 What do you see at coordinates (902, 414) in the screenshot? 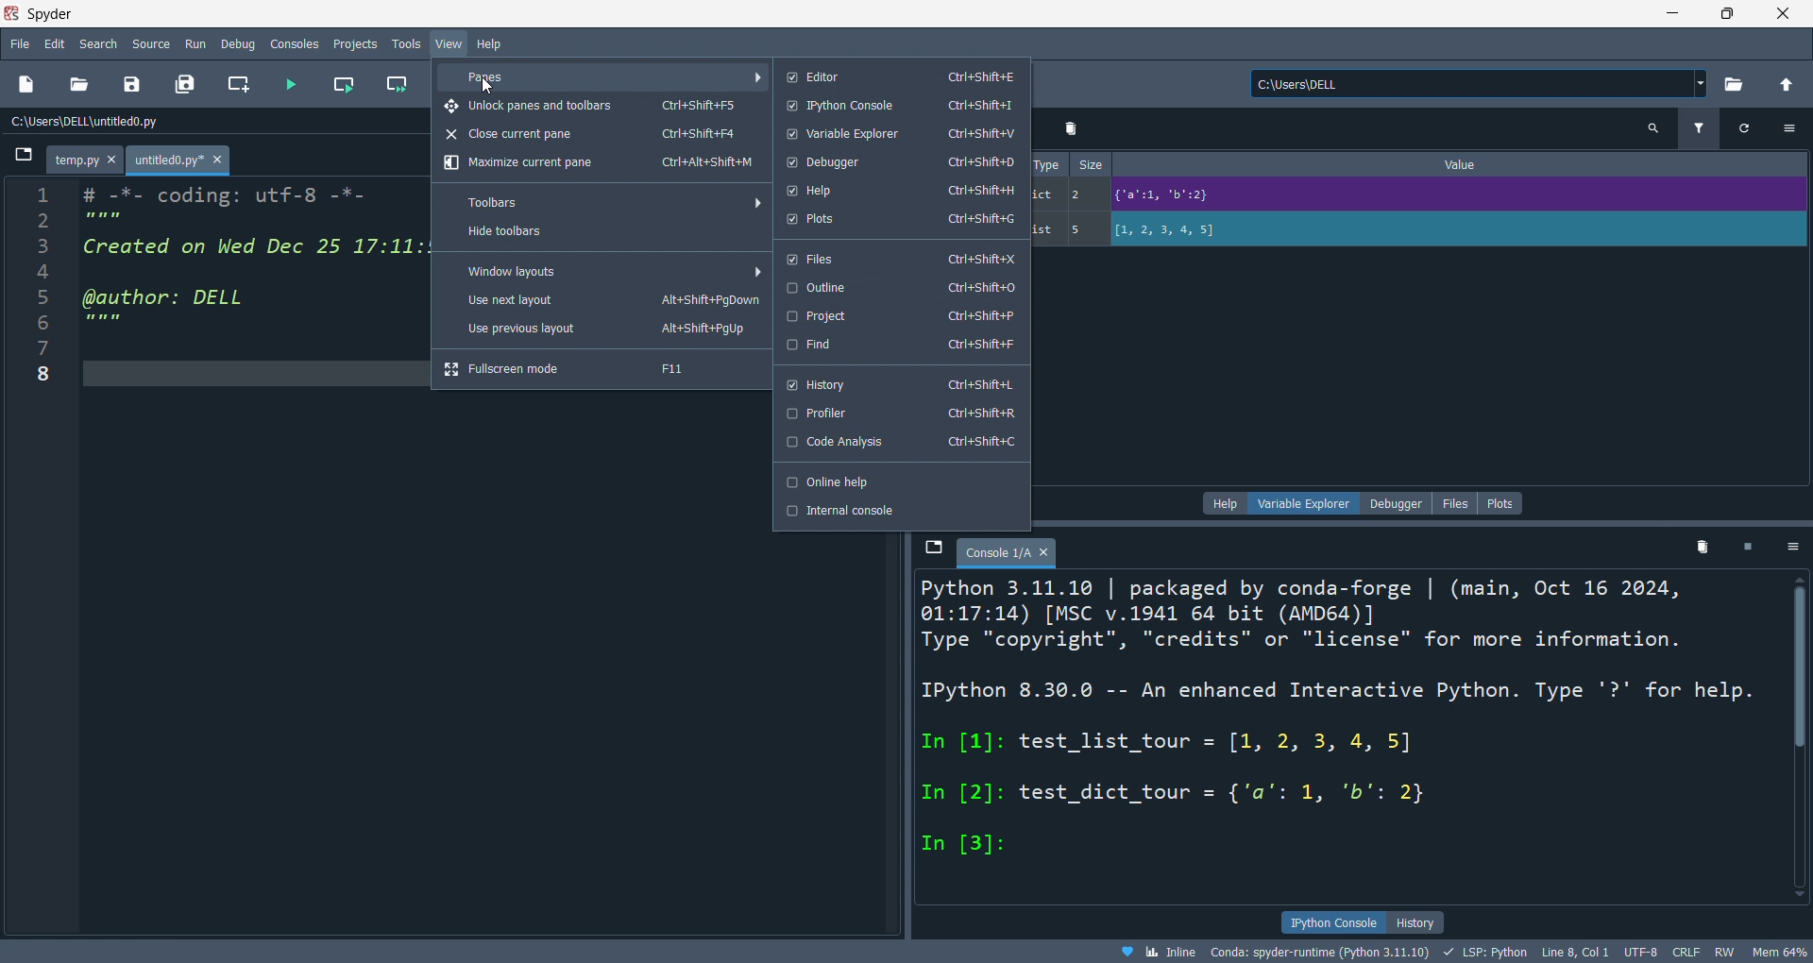
I see `profiler` at bounding box center [902, 414].